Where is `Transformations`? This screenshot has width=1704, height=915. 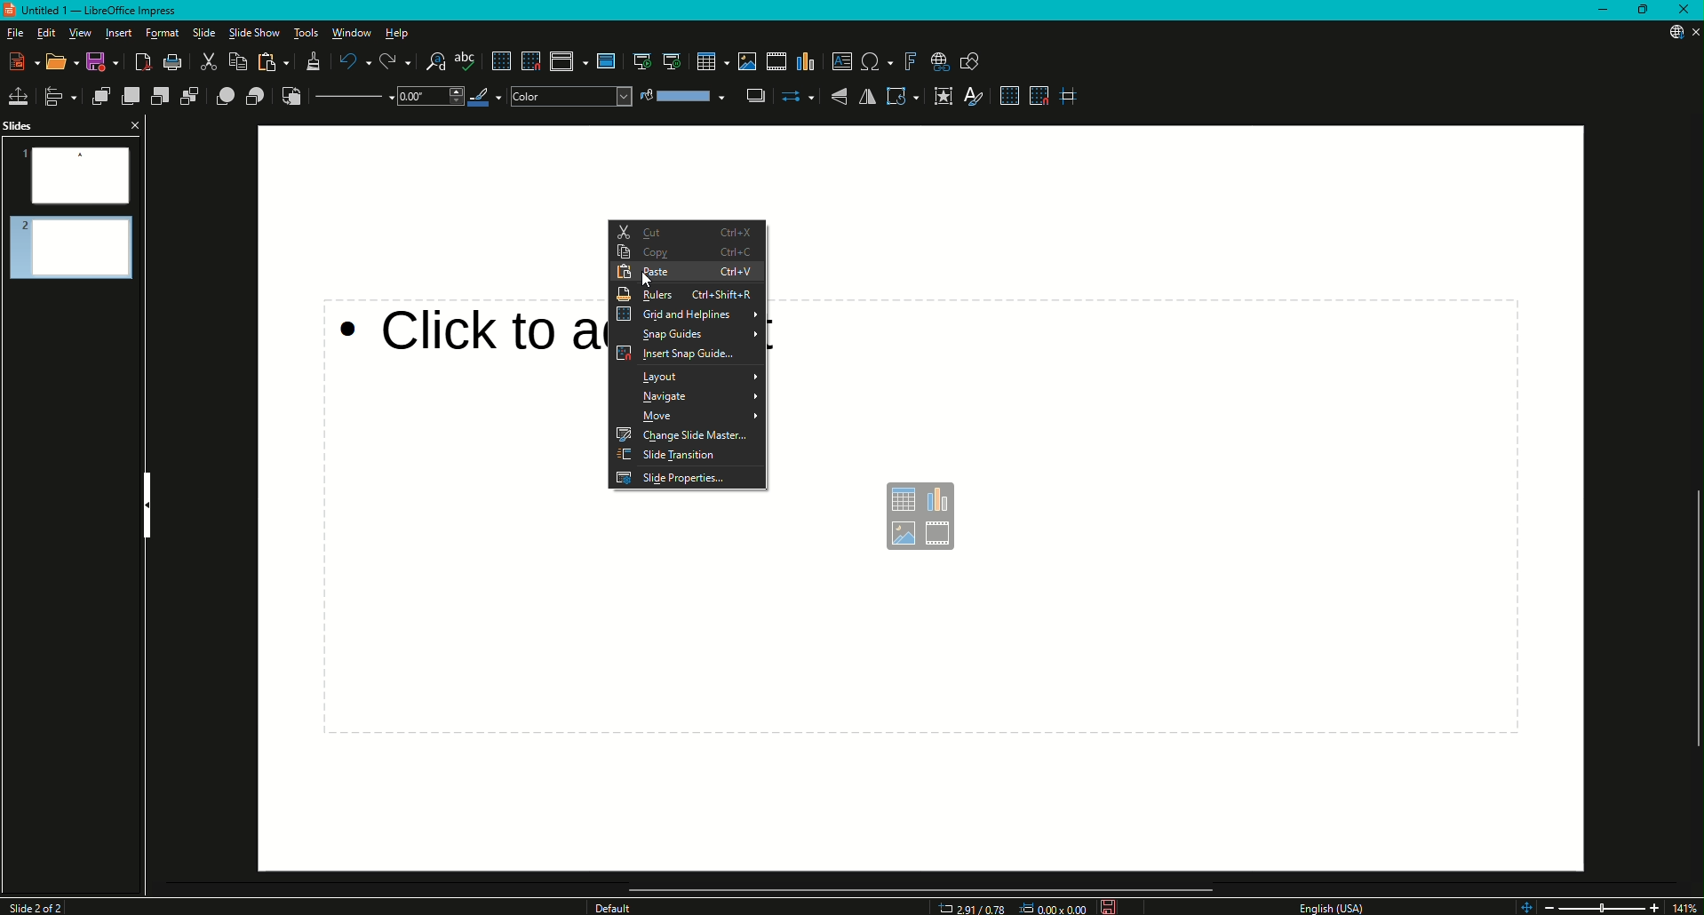
Transformations is located at coordinates (905, 98).